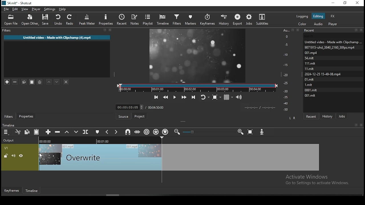  What do you see at coordinates (355, 125) in the screenshot?
I see `bookmark` at bounding box center [355, 125].